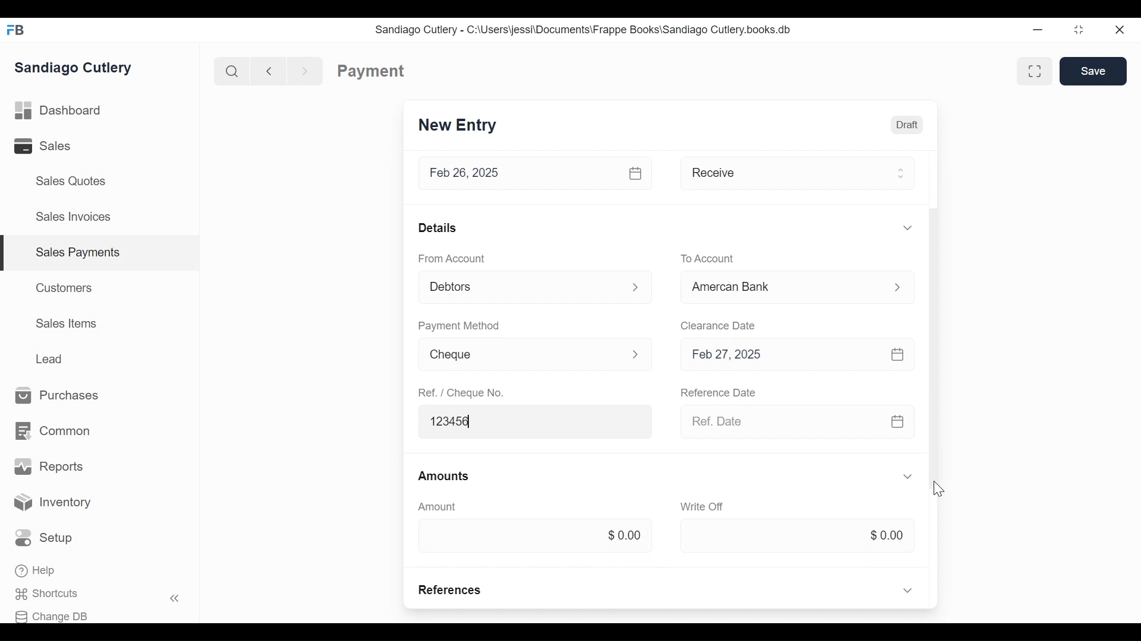  I want to click on Amount, so click(437, 506).